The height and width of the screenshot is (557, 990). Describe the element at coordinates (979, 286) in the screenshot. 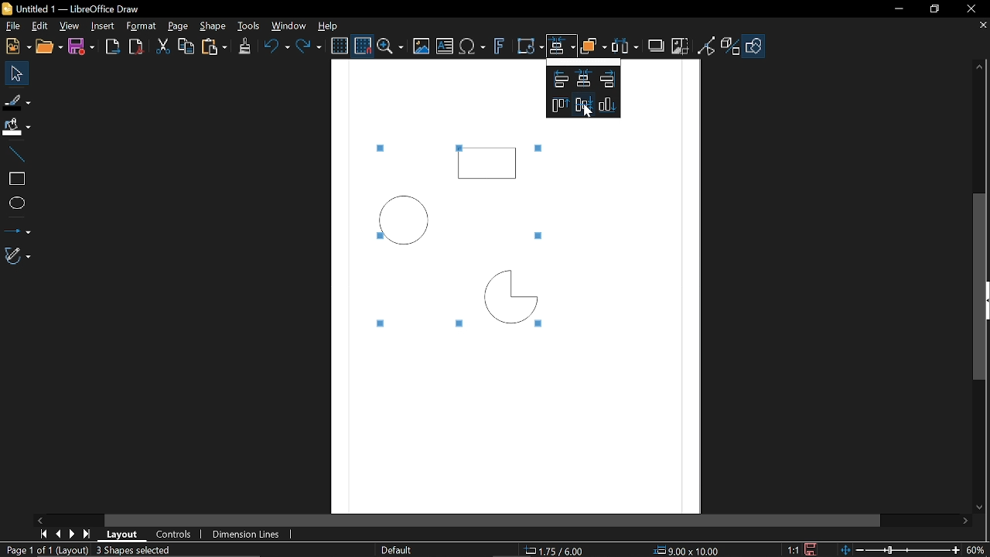

I see `Vertical scrollbar` at that location.